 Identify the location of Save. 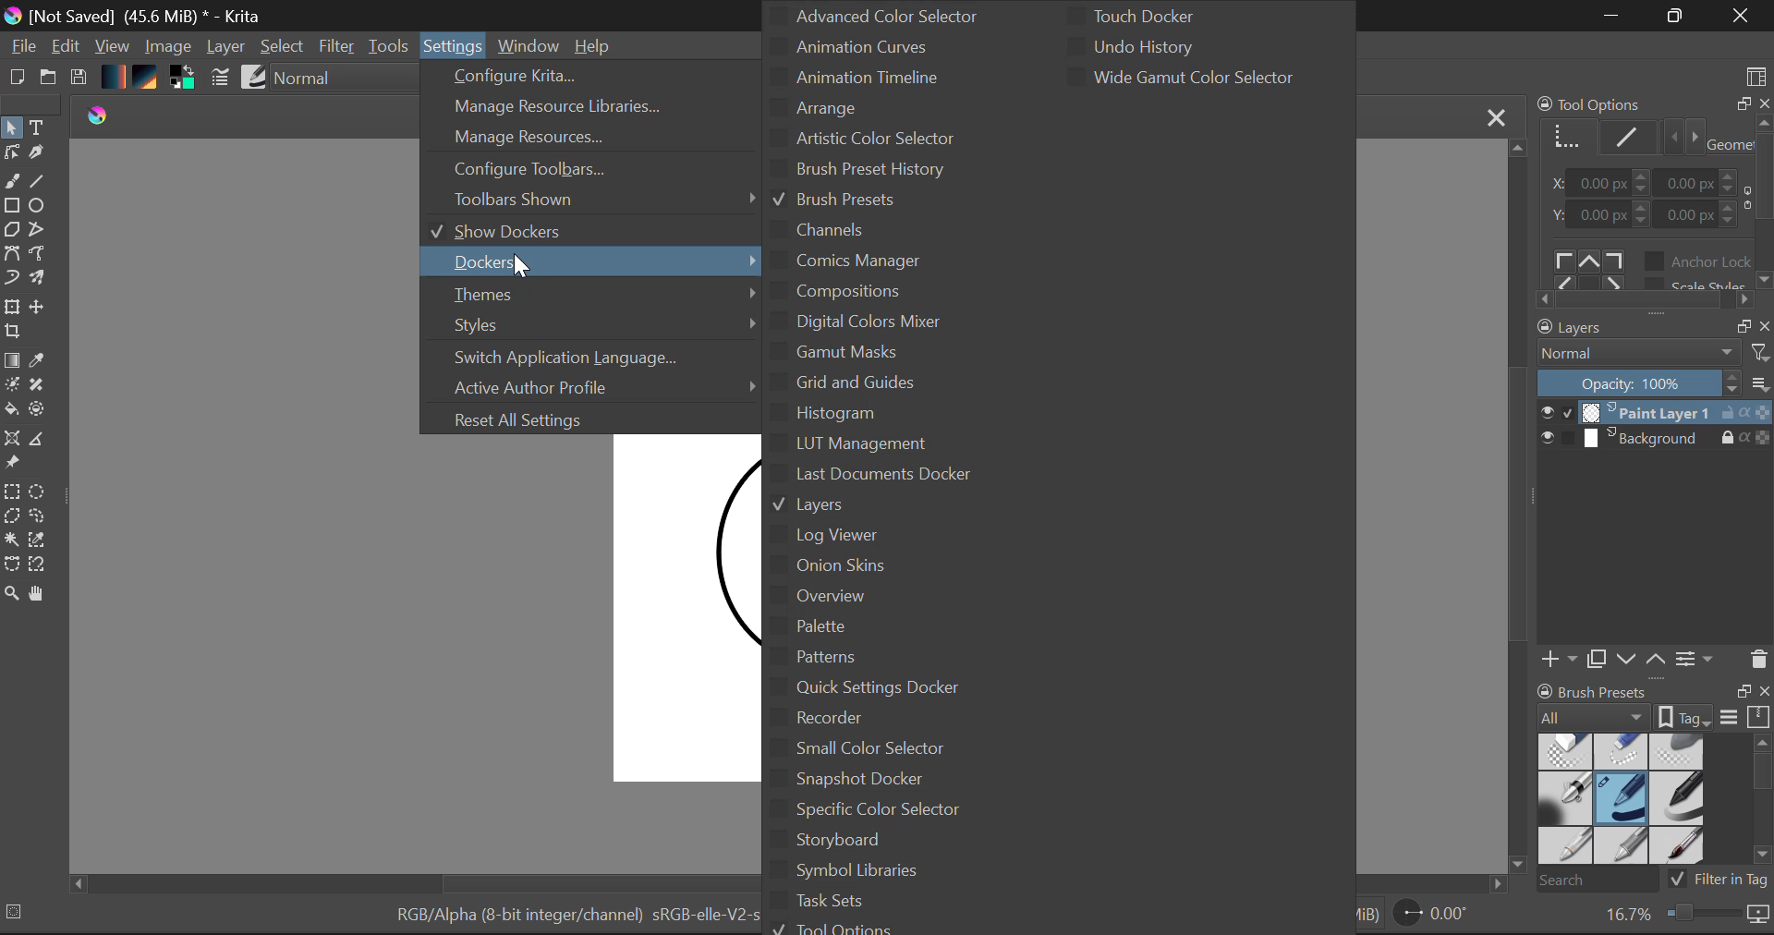
(79, 79).